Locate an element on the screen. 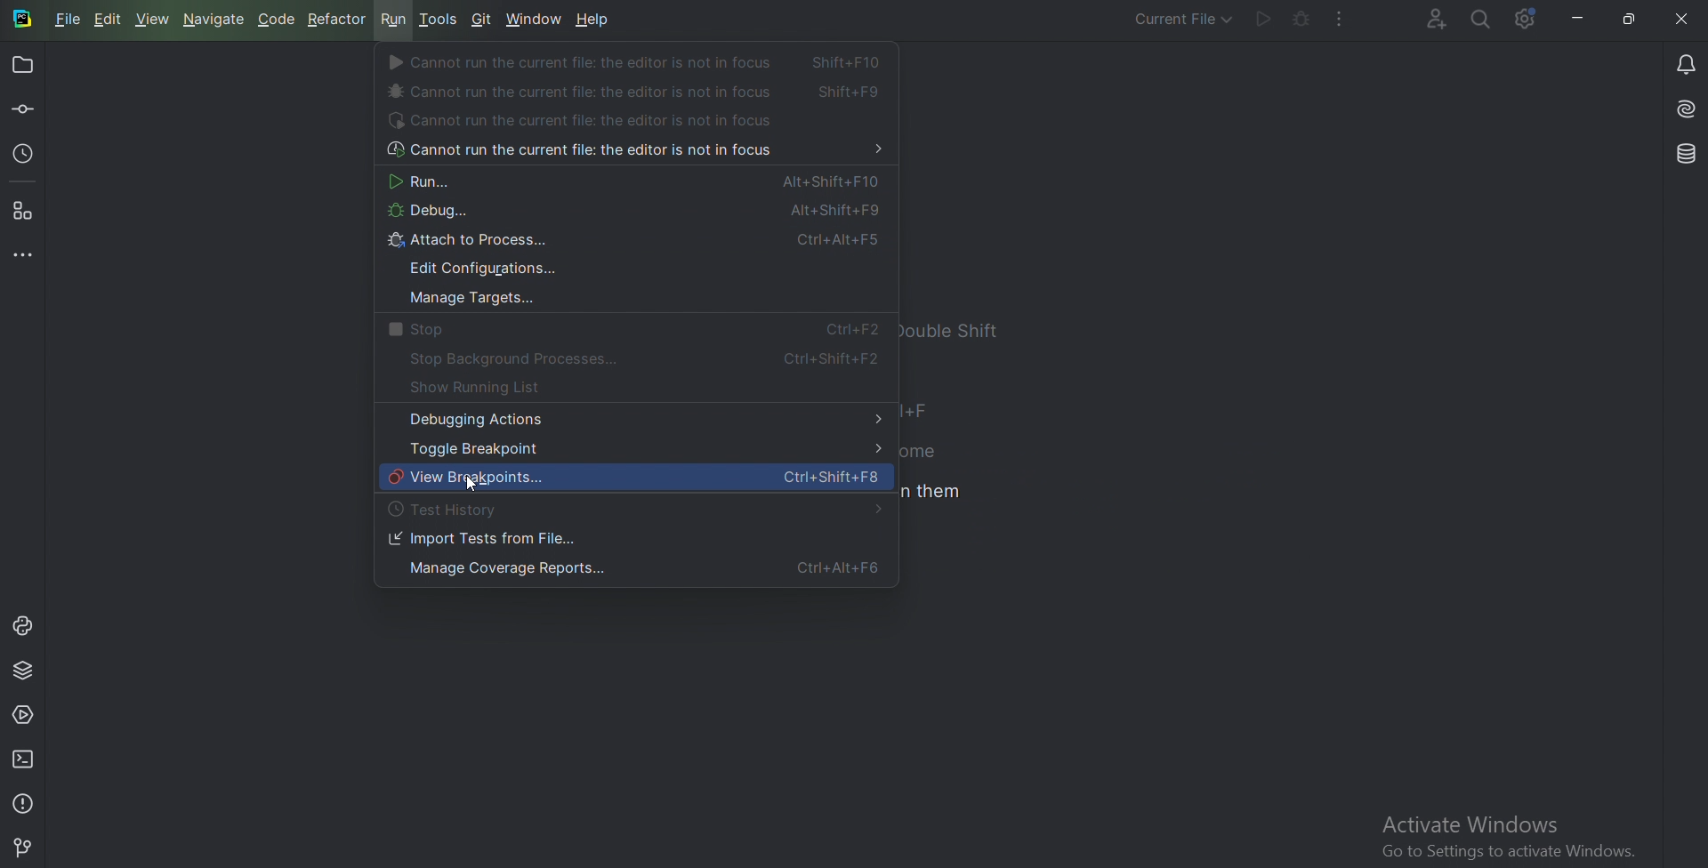 The height and width of the screenshot is (868, 1708). Python package is located at coordinates (25, 671).